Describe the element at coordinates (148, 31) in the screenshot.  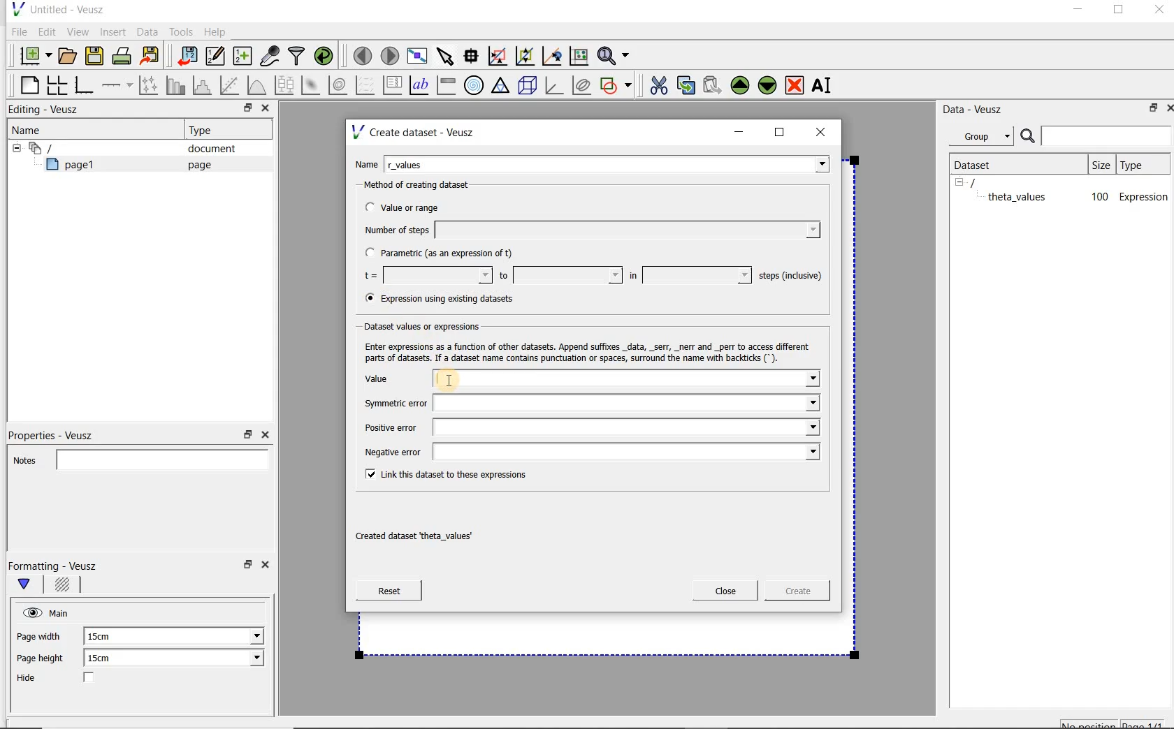
I see `Data` at that location.